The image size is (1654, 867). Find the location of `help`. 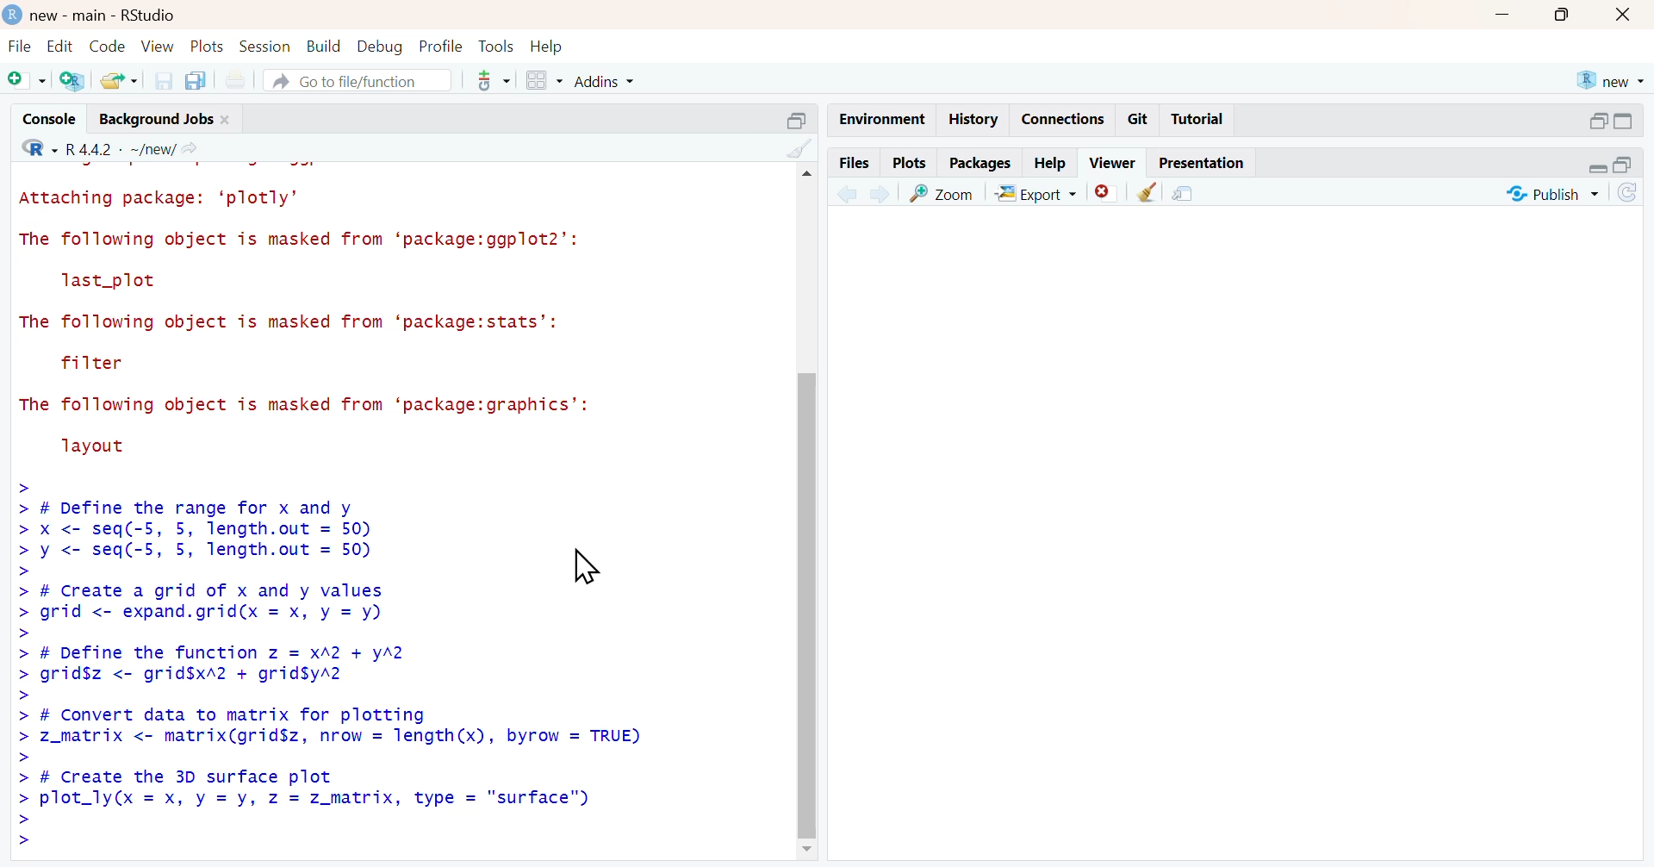

help is located at coordinates (1051, 159).